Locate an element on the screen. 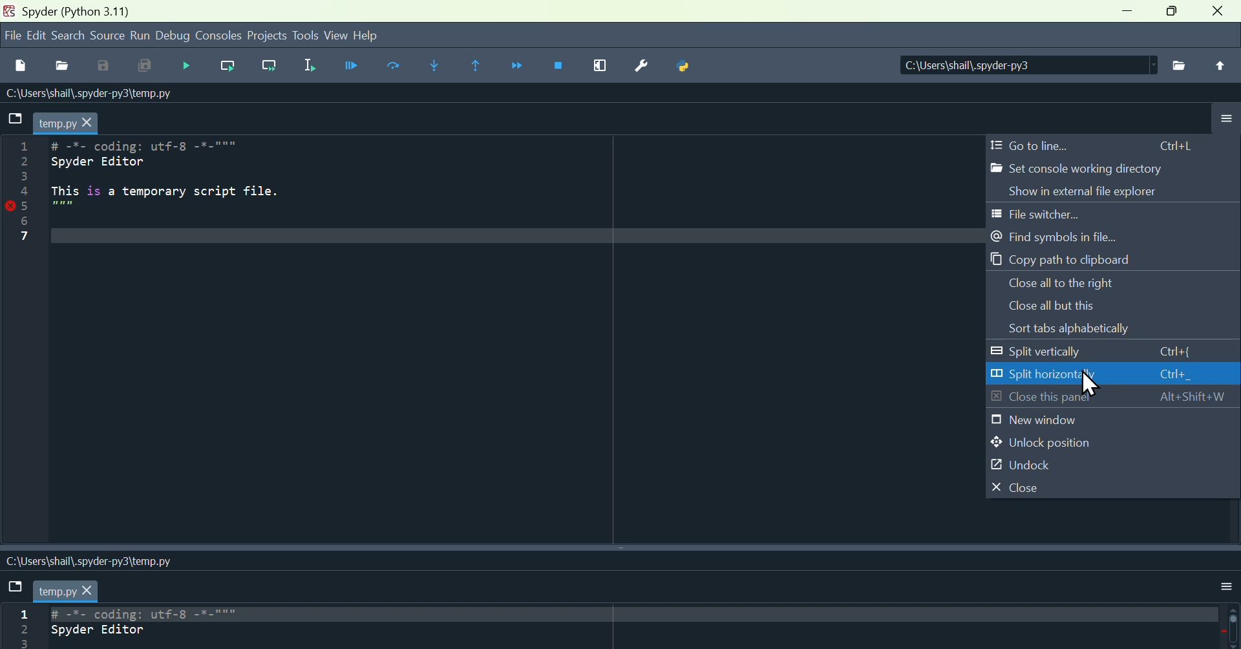 Image resolution: width=1241 pixels, height=649 pixels. folder is located at coordinates (14, 118).